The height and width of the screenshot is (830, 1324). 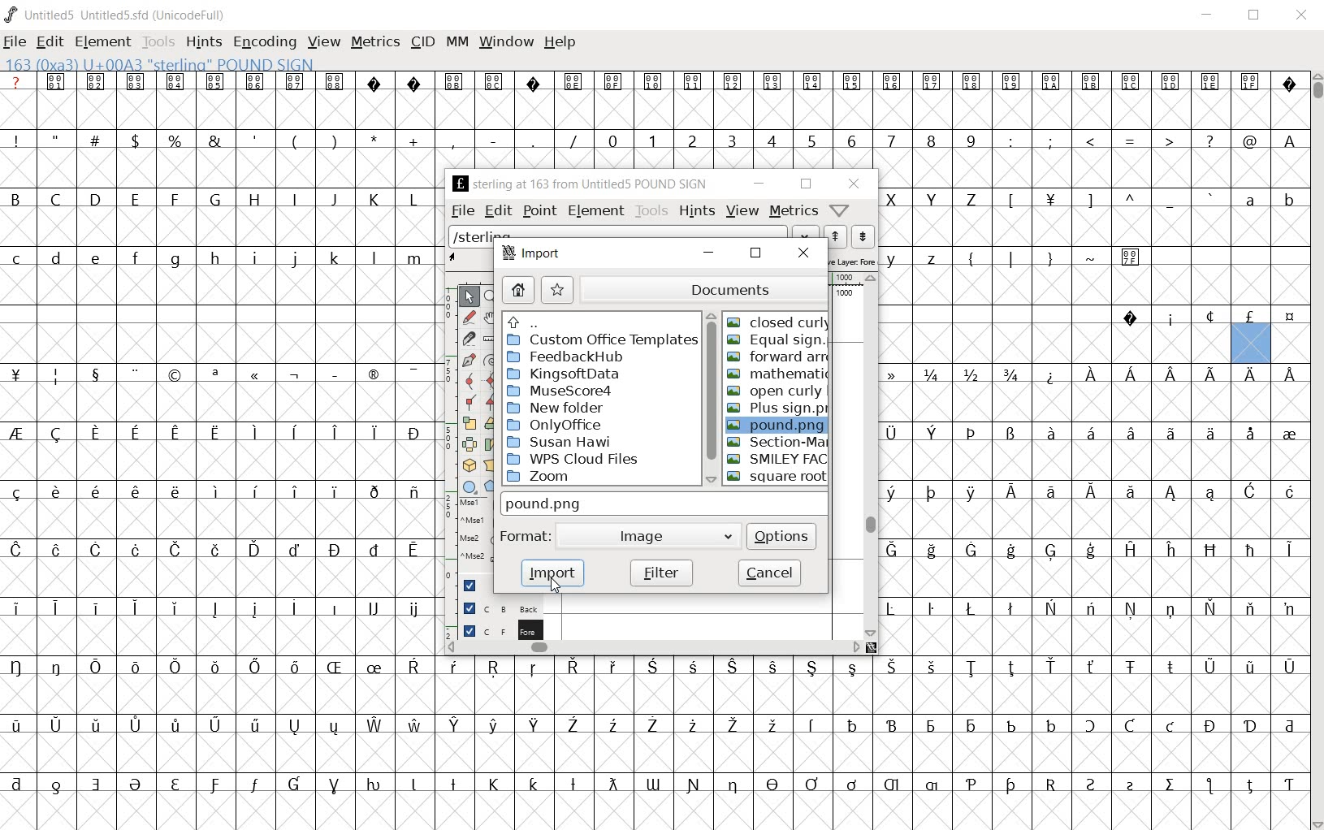 I want to click on Symbol, so click(x=853, y=724).